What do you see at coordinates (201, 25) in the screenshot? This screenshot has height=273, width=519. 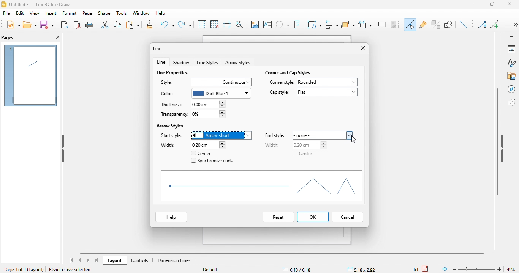 I see `display to grid` at bounding box center [201, 25].